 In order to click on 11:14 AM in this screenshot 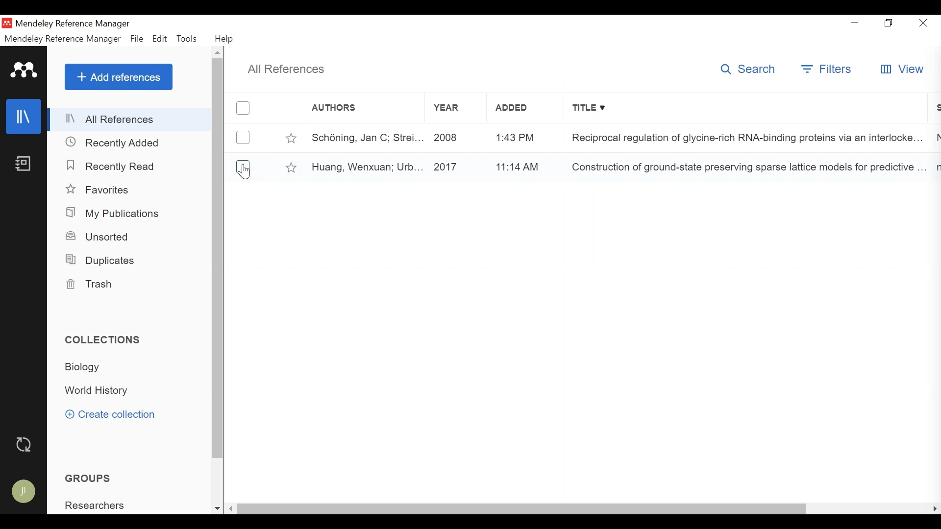, I will do `click(515, 168)`.